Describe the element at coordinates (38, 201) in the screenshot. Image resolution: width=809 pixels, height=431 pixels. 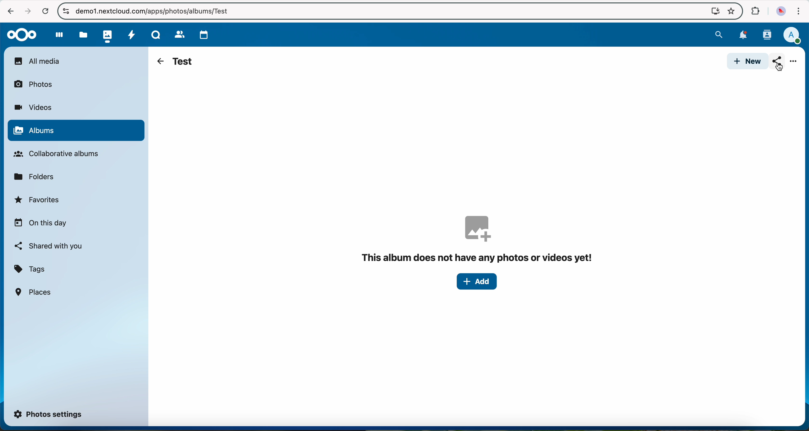
I see `favorites` at that location.